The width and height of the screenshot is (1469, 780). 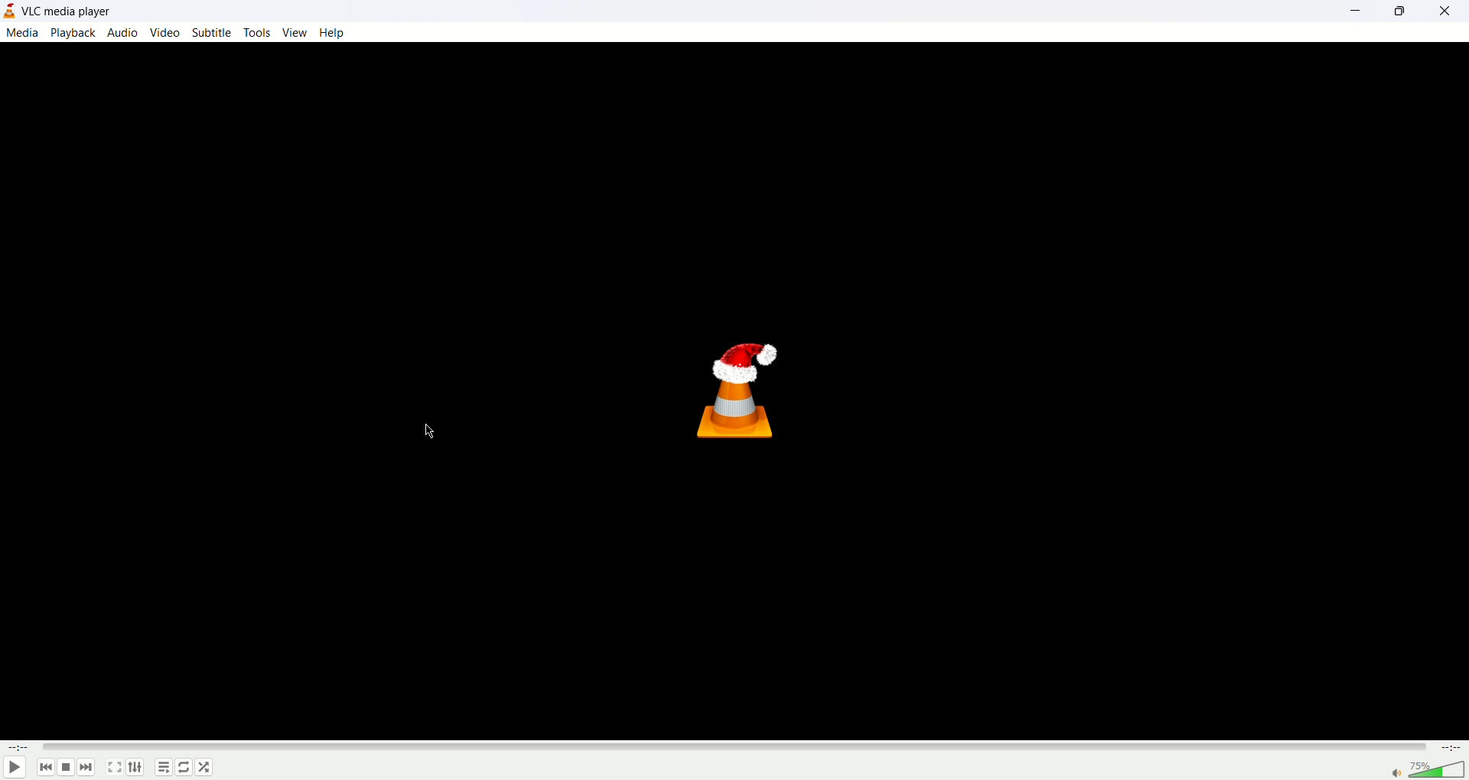 What do you see at coordinates (86, 768) in the screenshot?
I see `next` at bounding box center [86, 768].